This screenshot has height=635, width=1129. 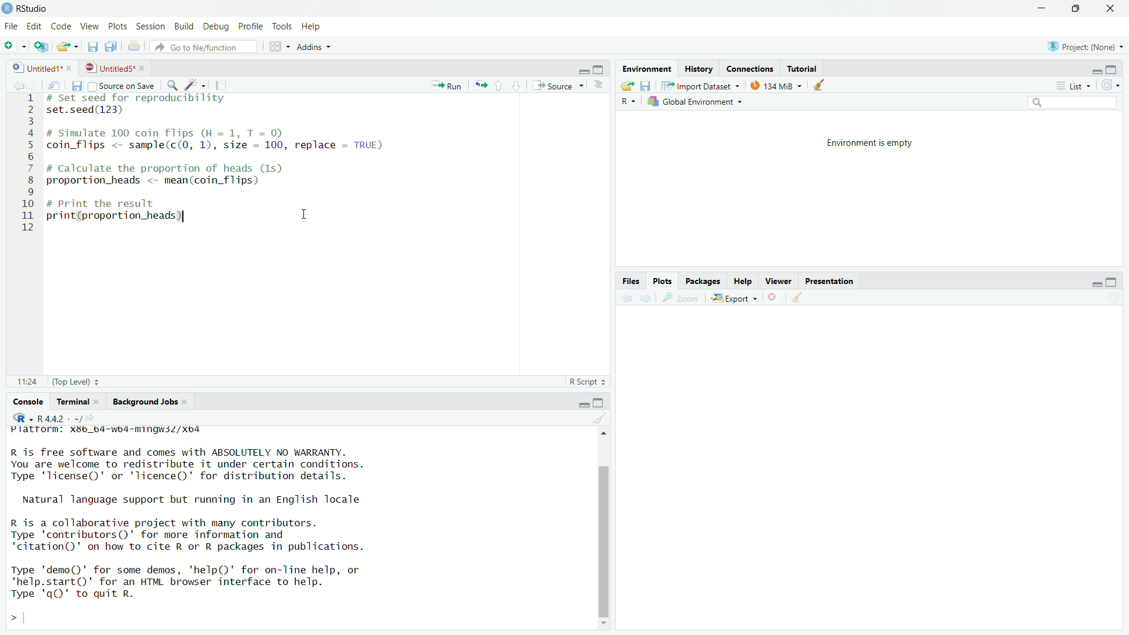 What do you see at coordinates (603, 622) in the screenshot?
I see `move down` at bounding box center [603, 622].